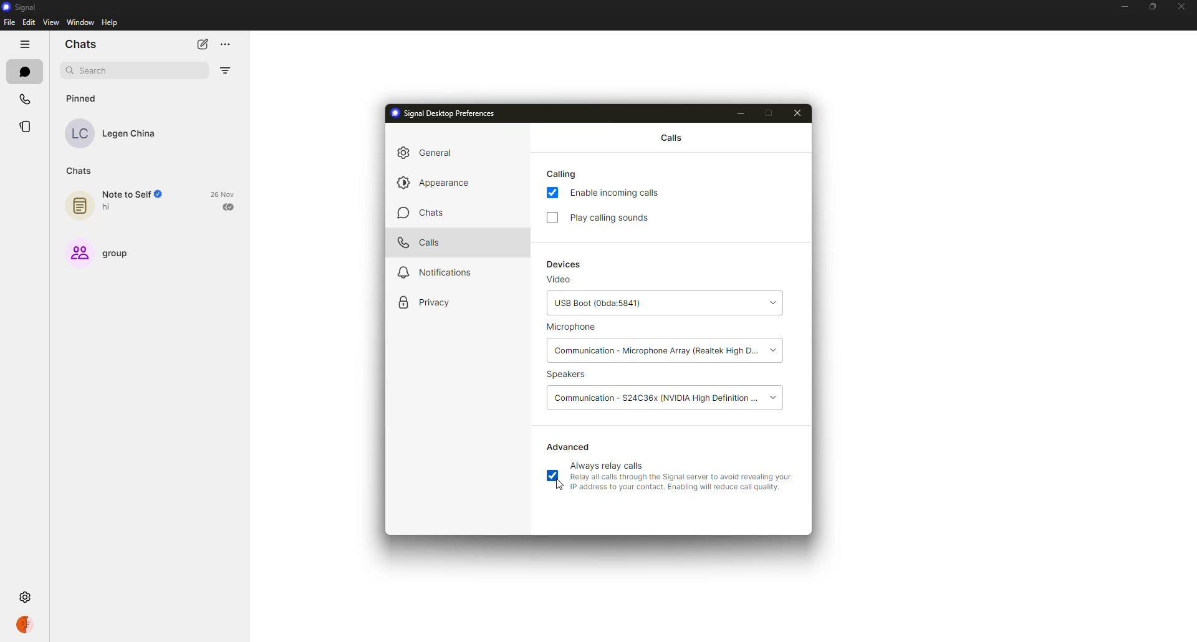 Image resolution: width=1197 pixels, height=642 pixels. What do you see at coordinates (27, 598) in the screenshot?
I see `settings` at bounding box center [27, 598].